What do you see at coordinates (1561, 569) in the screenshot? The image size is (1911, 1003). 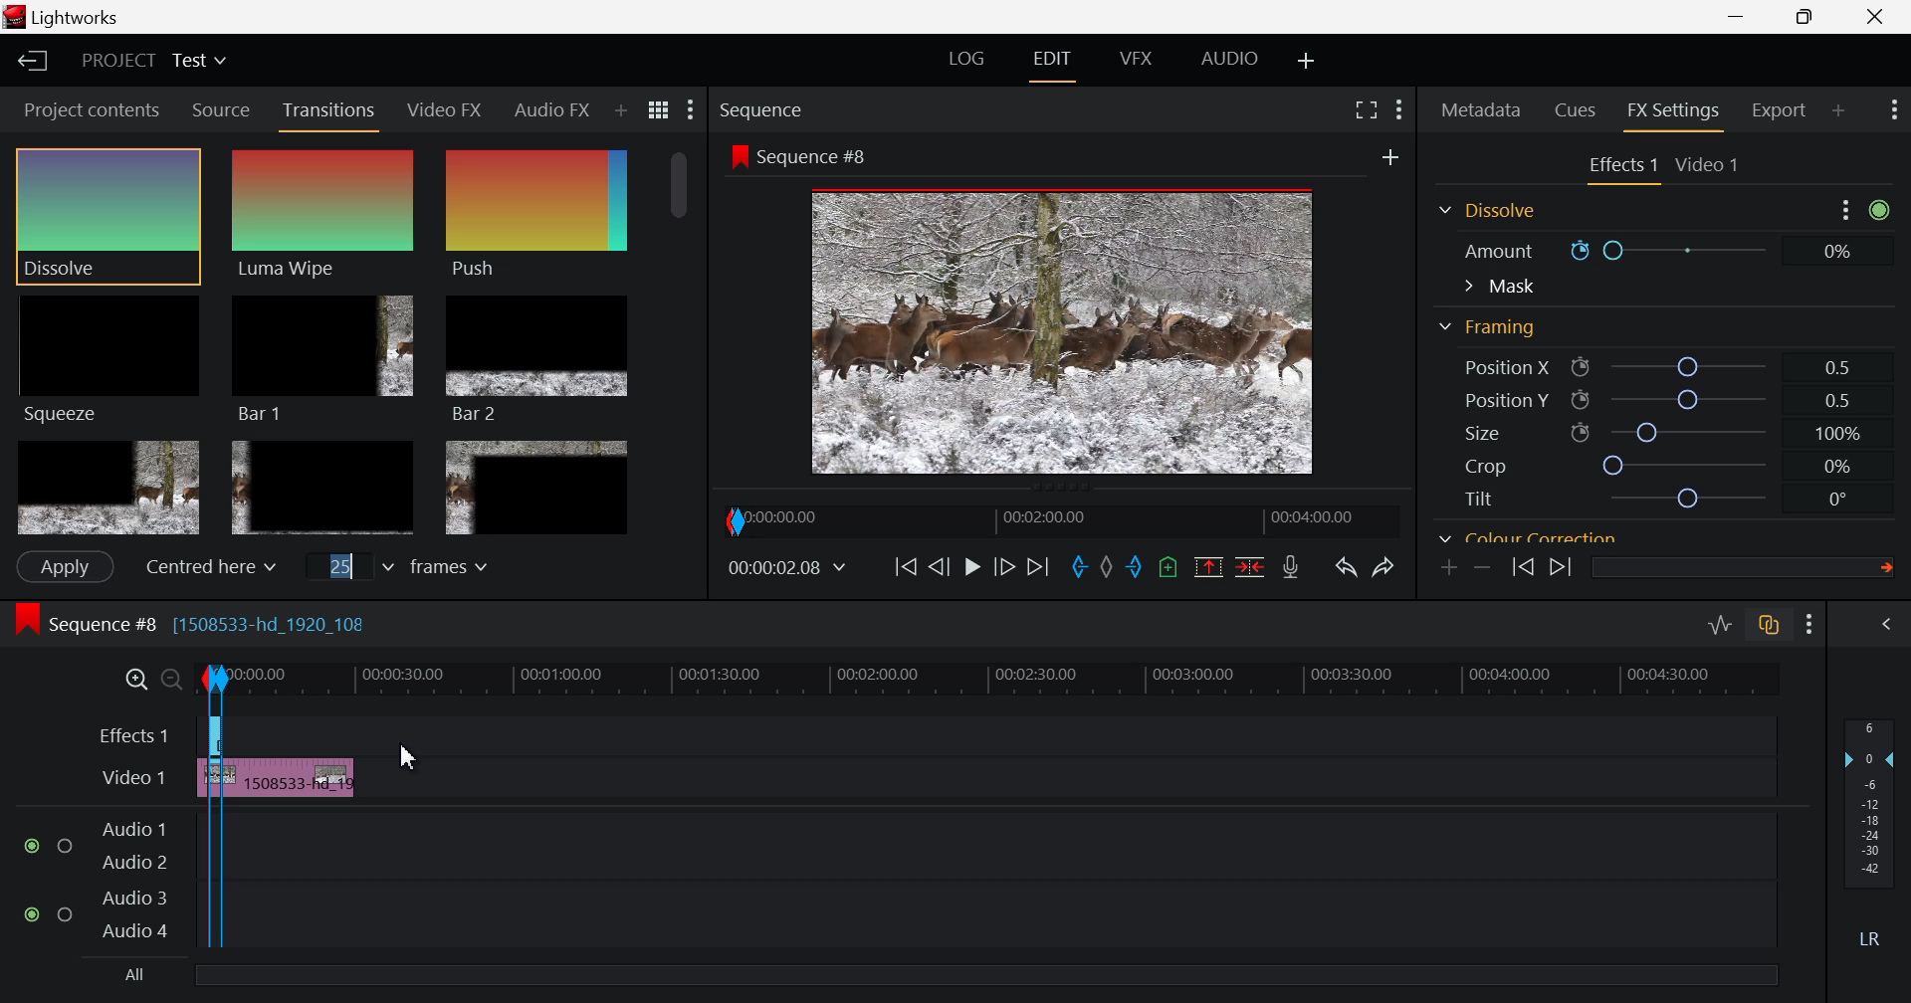 I see `Next keyframe` at bounding box center [1561, 569].